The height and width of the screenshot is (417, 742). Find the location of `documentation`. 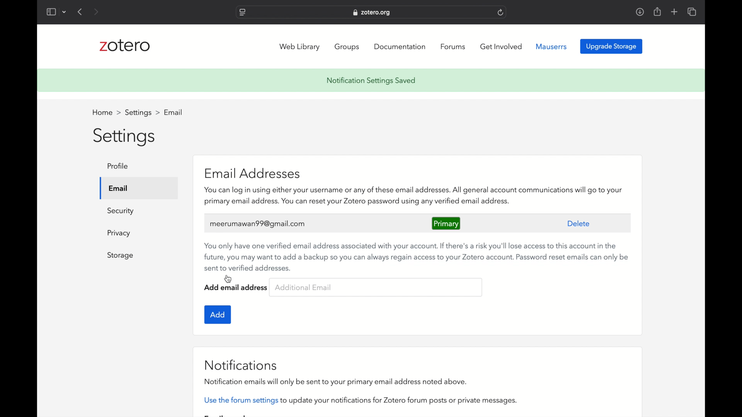

documentation is located at coordinates (400, 46).